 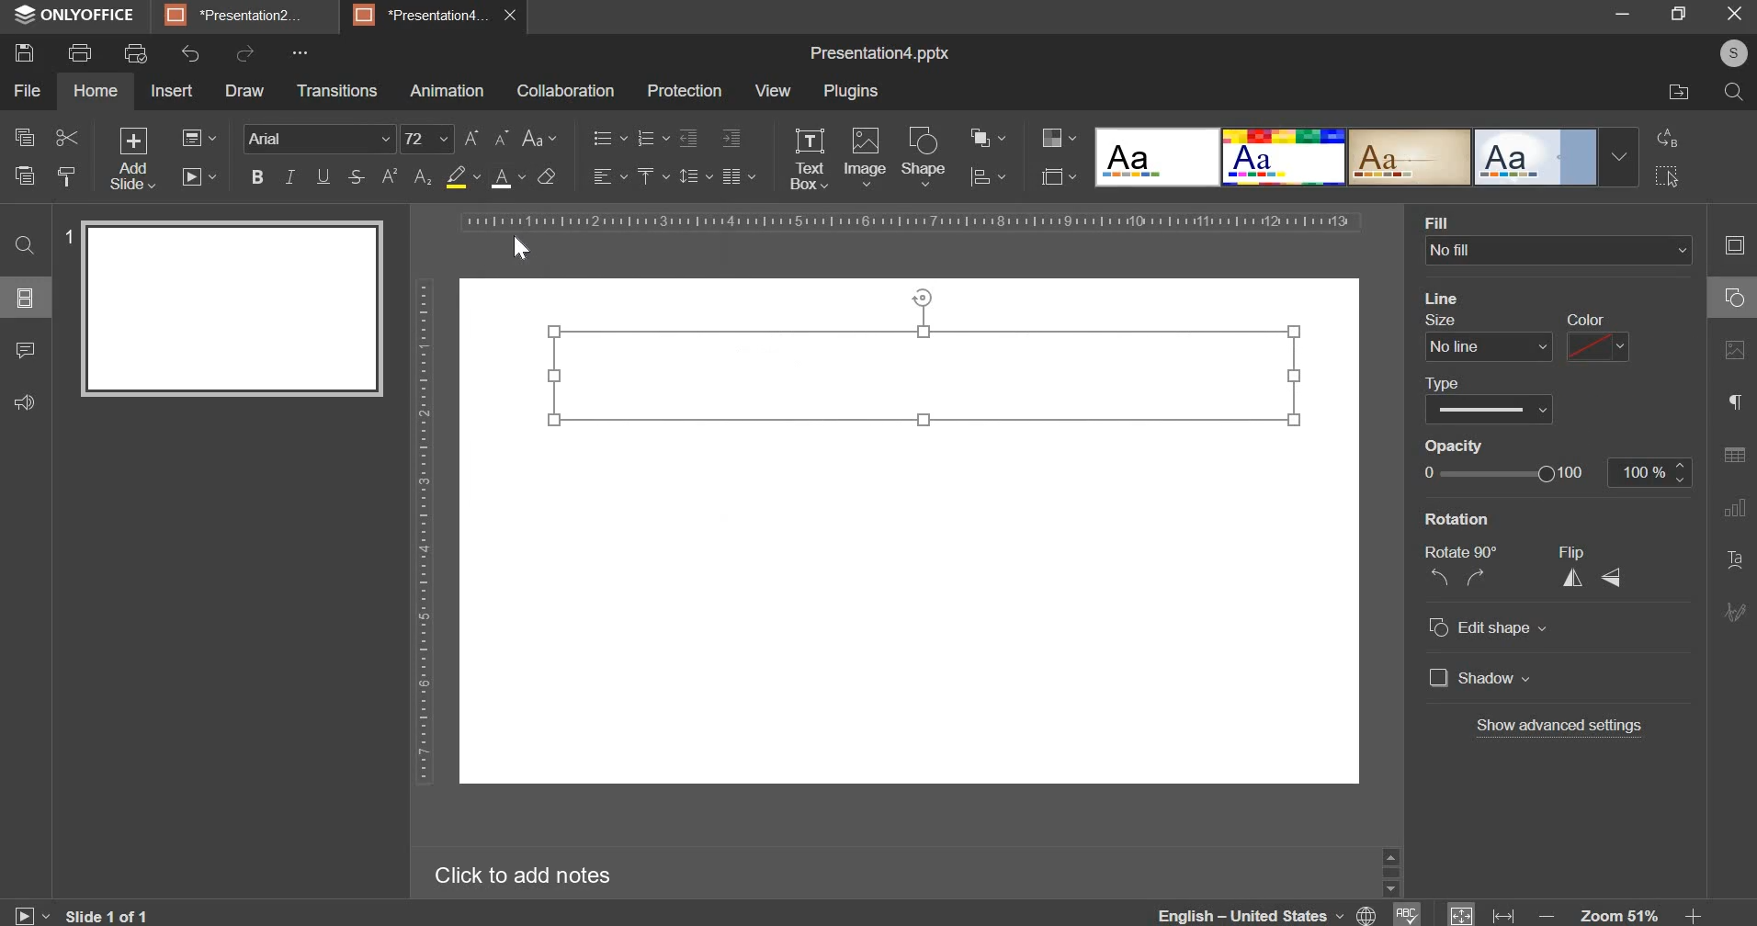 What do you see at coordinates (320, 138) in the screenshot?
I see `font` at bounding box center [320, 138].